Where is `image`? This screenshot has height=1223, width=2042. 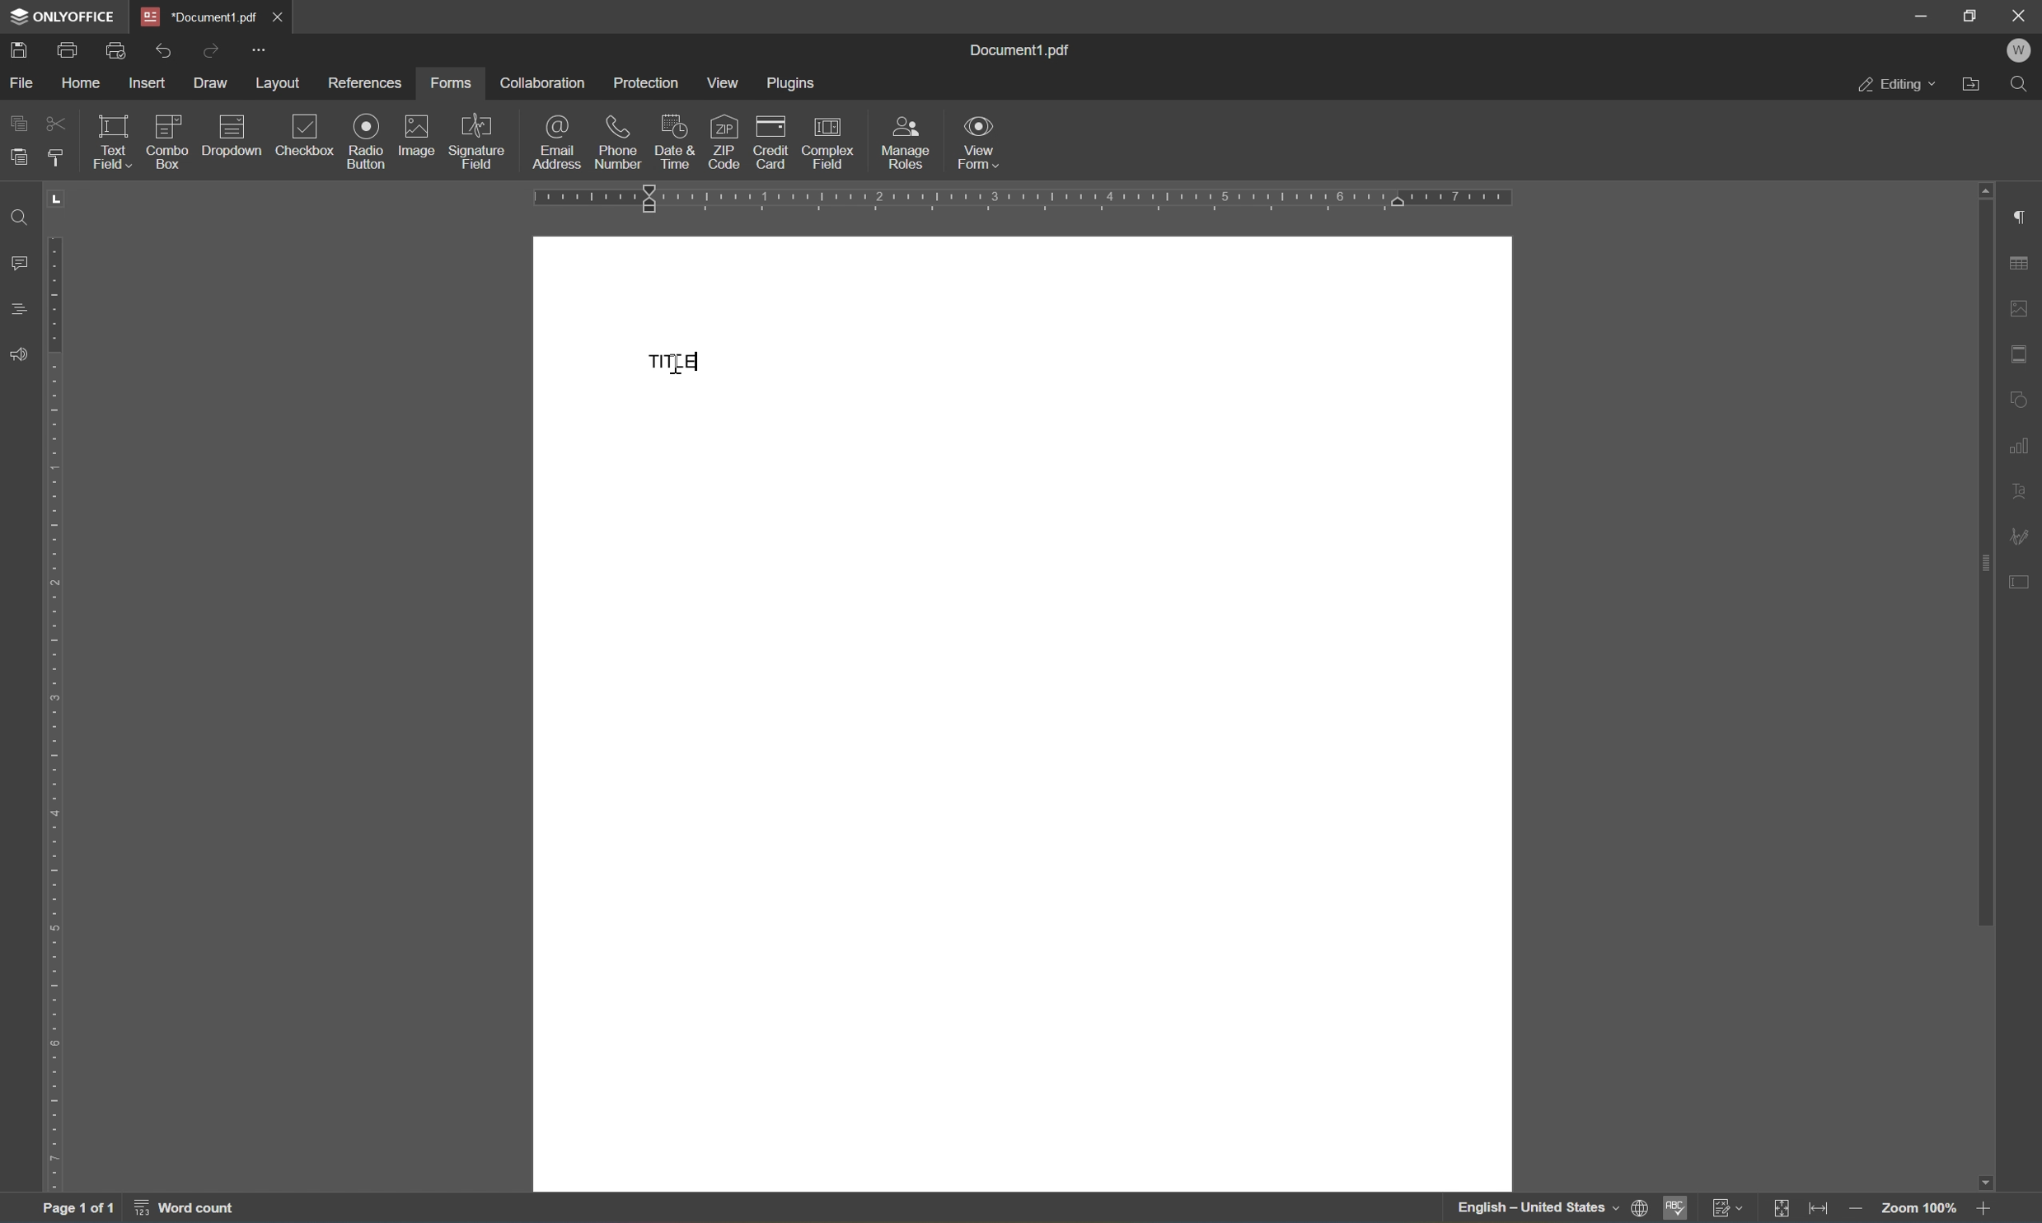
image is located at coordinates (420, 136).